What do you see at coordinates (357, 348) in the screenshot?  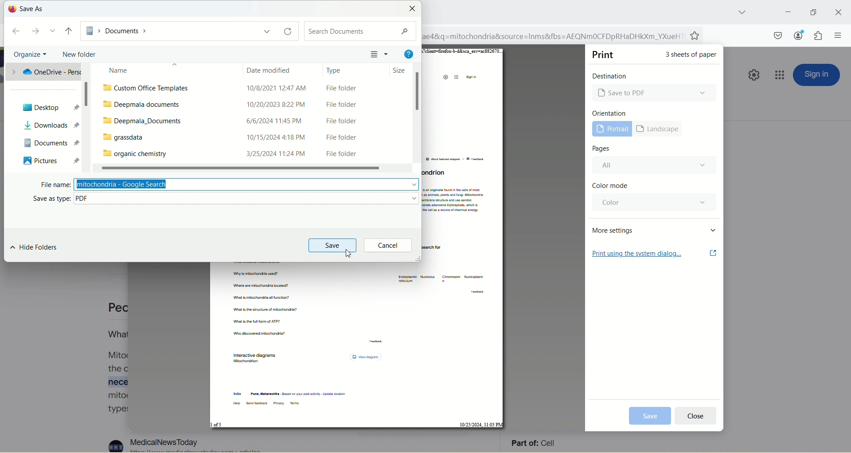 I see `PDF page` at bounding box center [357, 348].